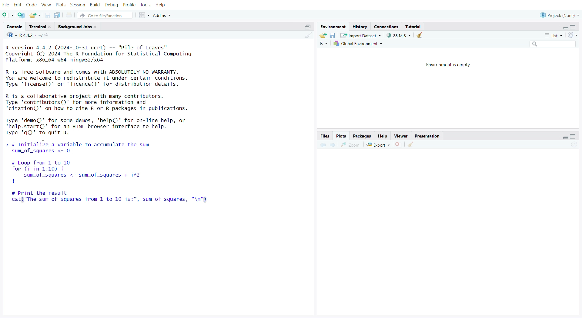  What do you see at coordinates (14, 26) in the screenshot?
I see `console` at bounding box center [14, 26].